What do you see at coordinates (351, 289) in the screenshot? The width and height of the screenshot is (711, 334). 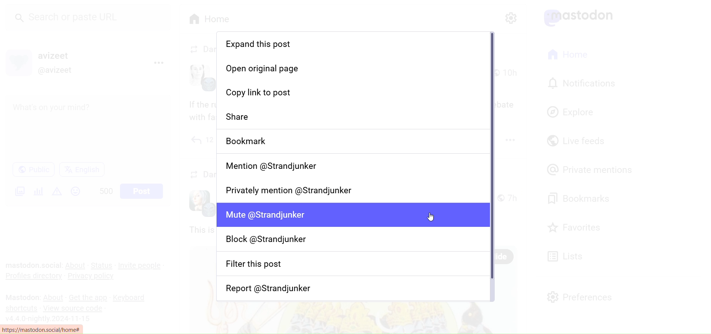 I see `Report user` at bounding box center [351, 289].